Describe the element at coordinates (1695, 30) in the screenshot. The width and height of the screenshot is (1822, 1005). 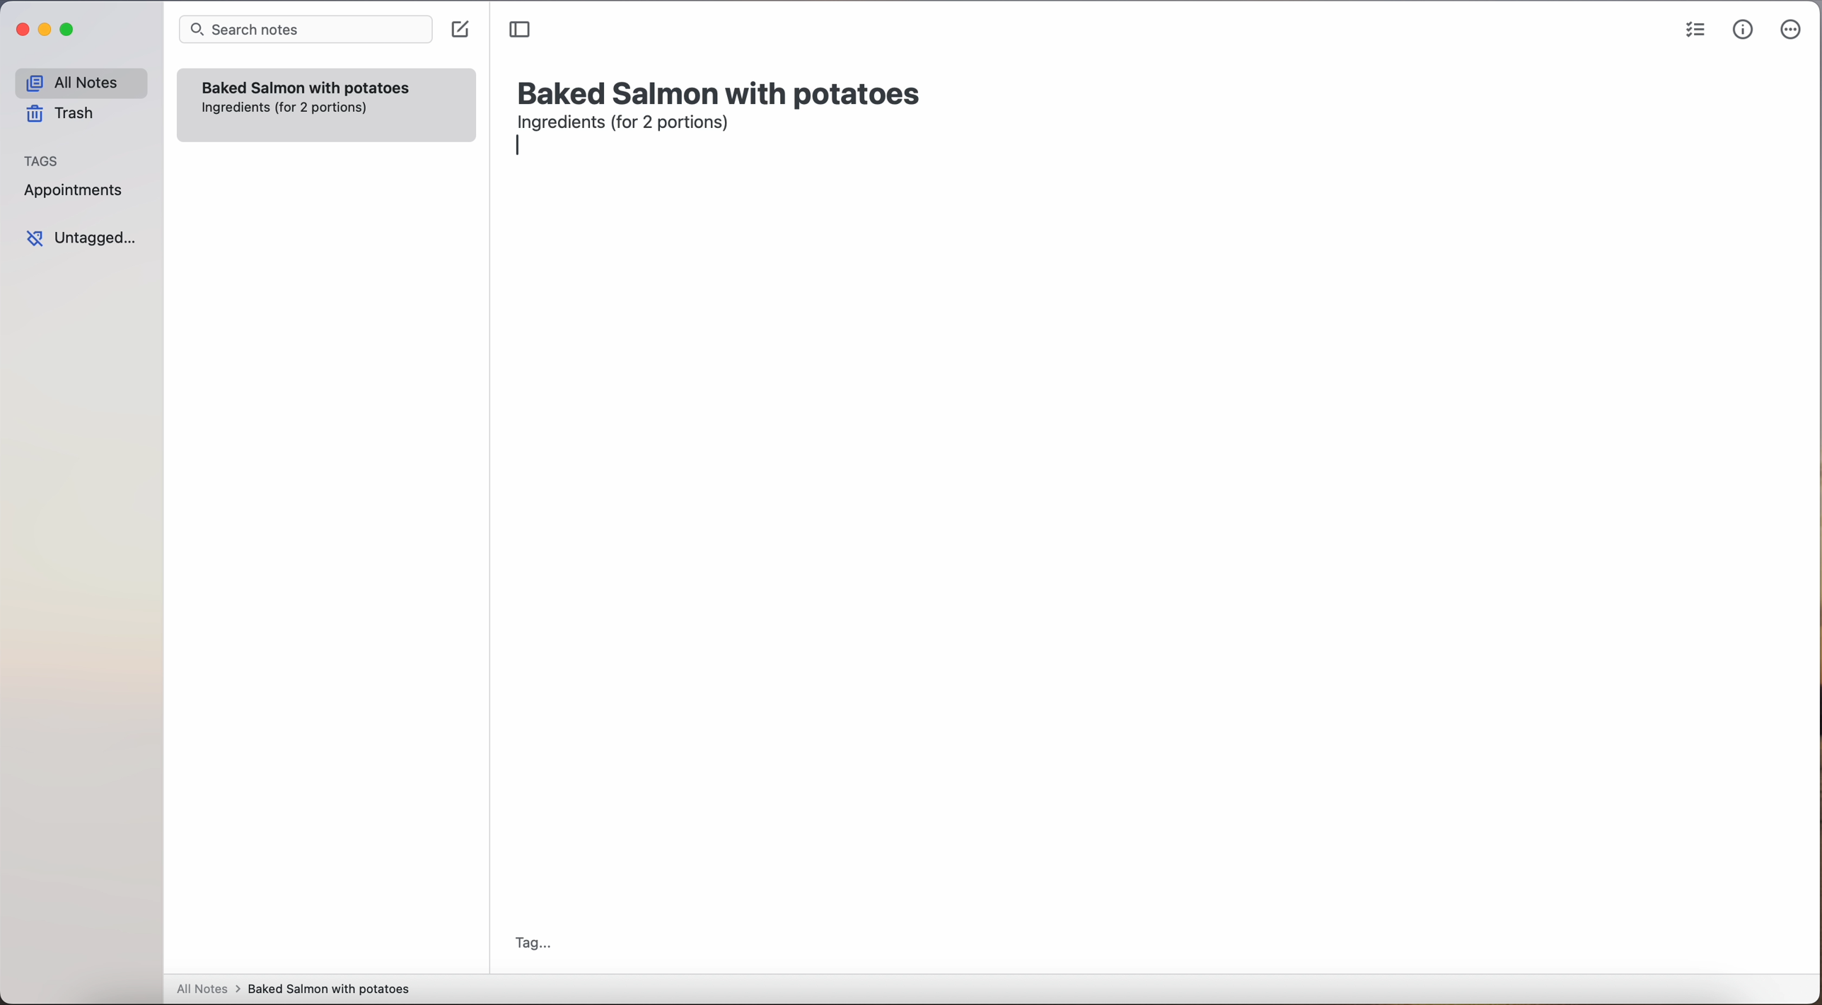
I see `check list` at that location.